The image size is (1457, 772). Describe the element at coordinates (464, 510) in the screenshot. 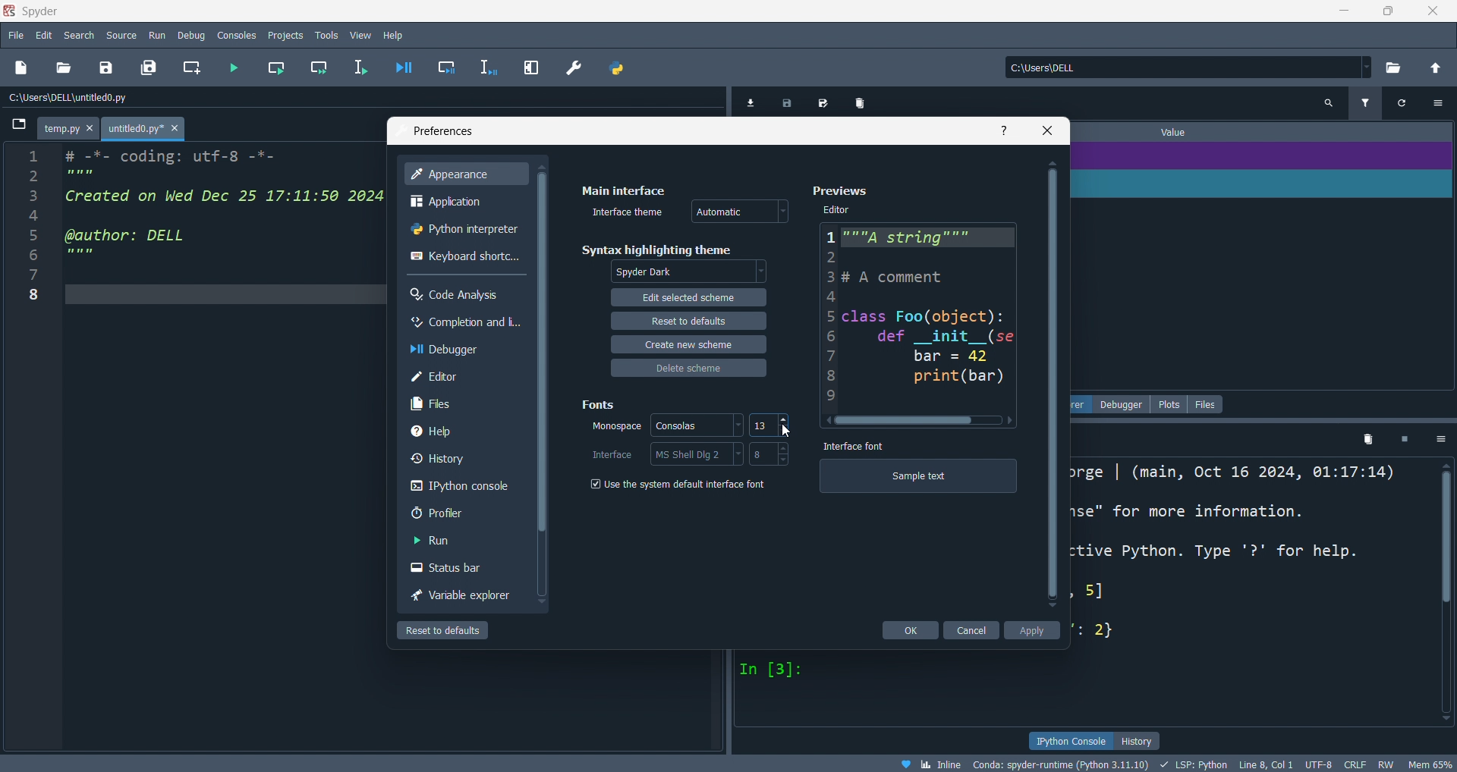

I see `profiler` at that location.